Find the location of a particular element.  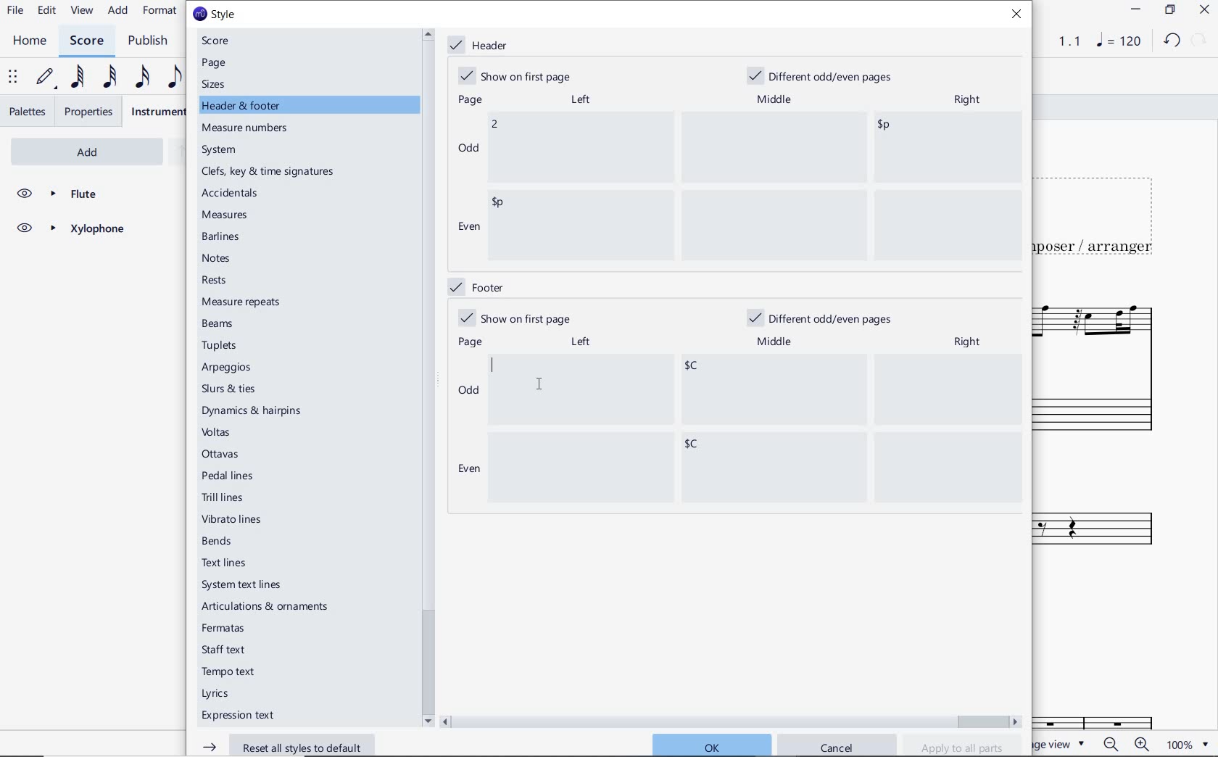

right is located at coordinates (971, 342).